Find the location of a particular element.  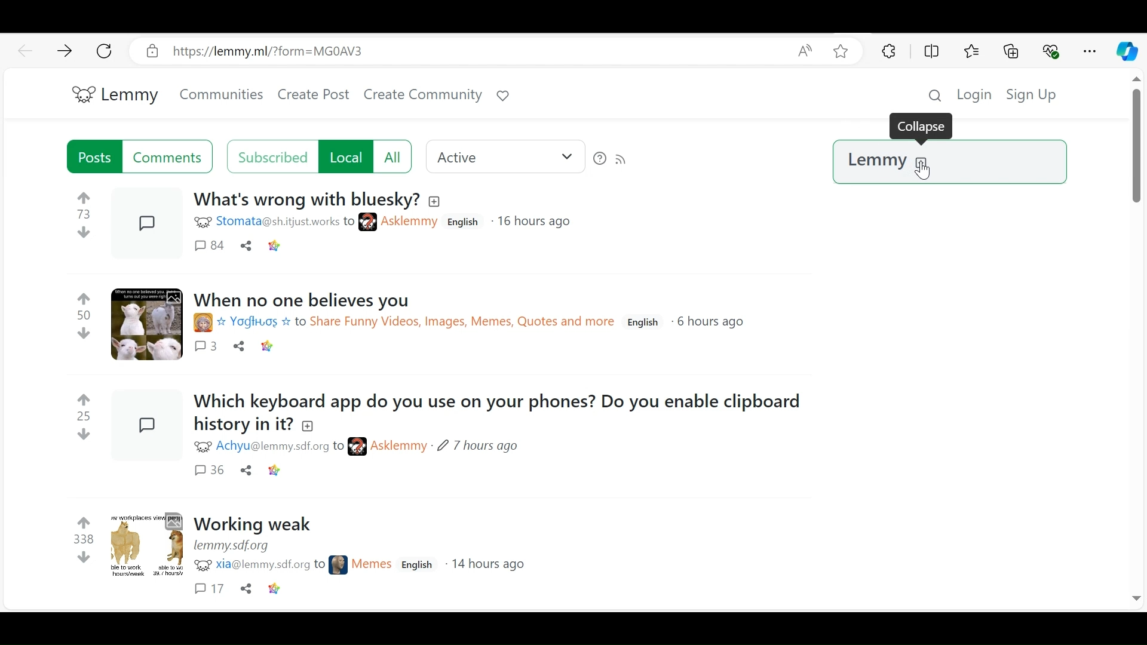

Comments is located at coordinates (207, 348).